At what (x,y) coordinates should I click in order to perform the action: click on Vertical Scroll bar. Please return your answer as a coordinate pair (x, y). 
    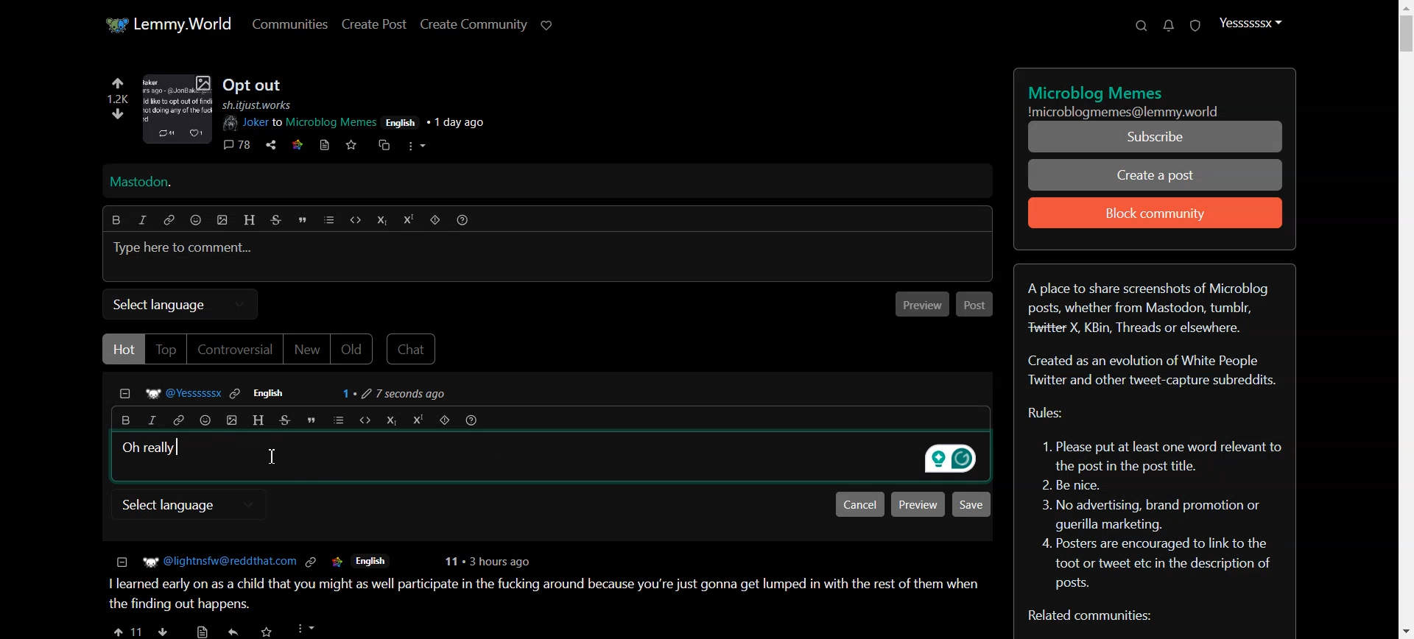
    Looking at the image, I should click on (1404, 319).